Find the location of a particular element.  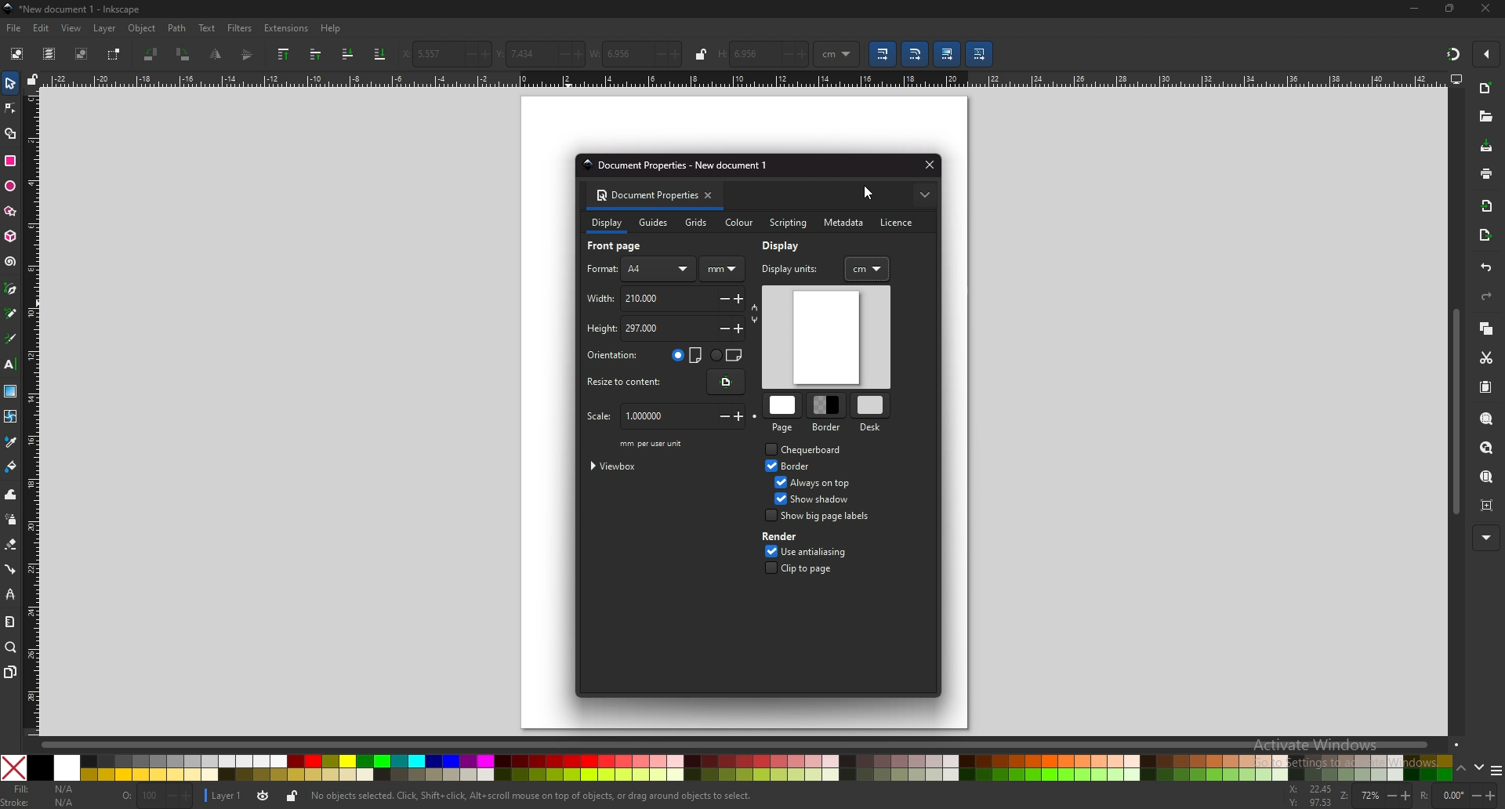

print is located at coordinates (1486, 173).